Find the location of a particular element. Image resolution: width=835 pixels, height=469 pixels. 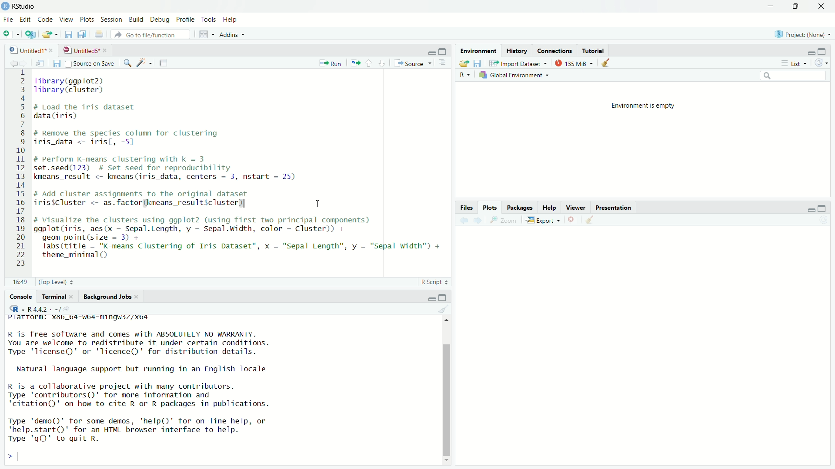

compile report is located at coordinates (164, 64).